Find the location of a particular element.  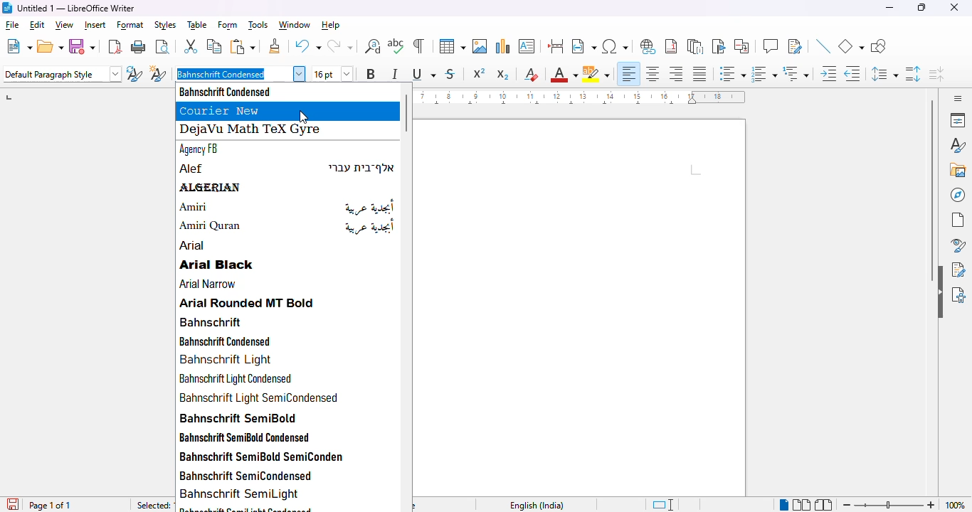

toggle print preview is located at coordinates (163, 46).